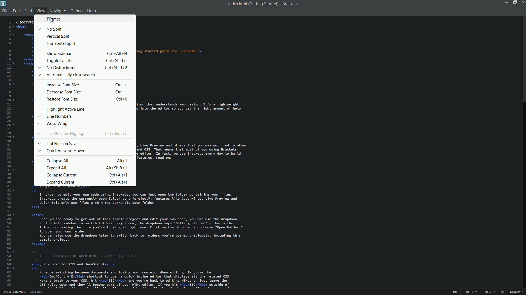  I want to click on scroll bar, so click(523, 60).